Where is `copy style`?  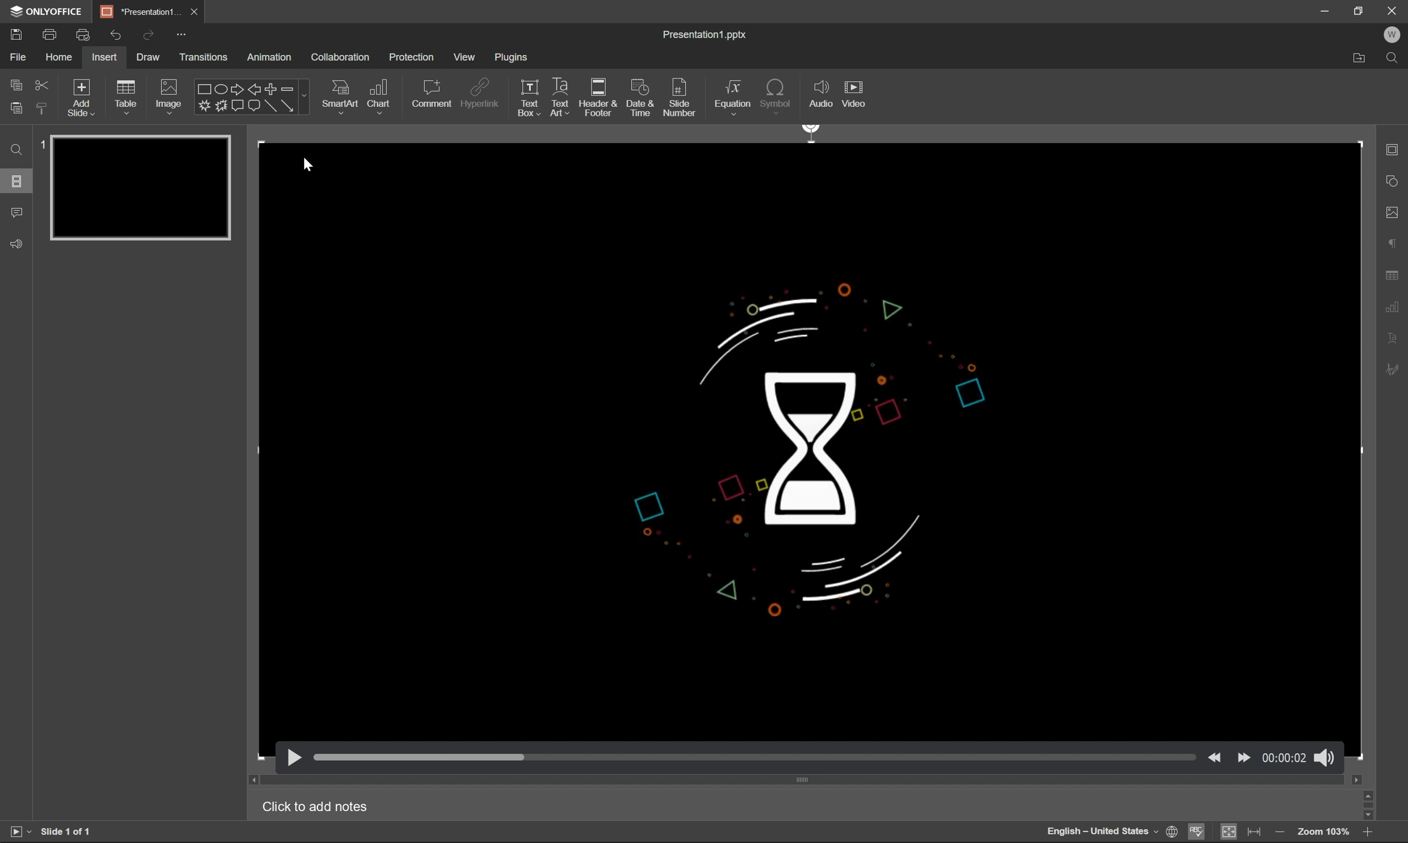 copy style is located at coordinates (40, 108).